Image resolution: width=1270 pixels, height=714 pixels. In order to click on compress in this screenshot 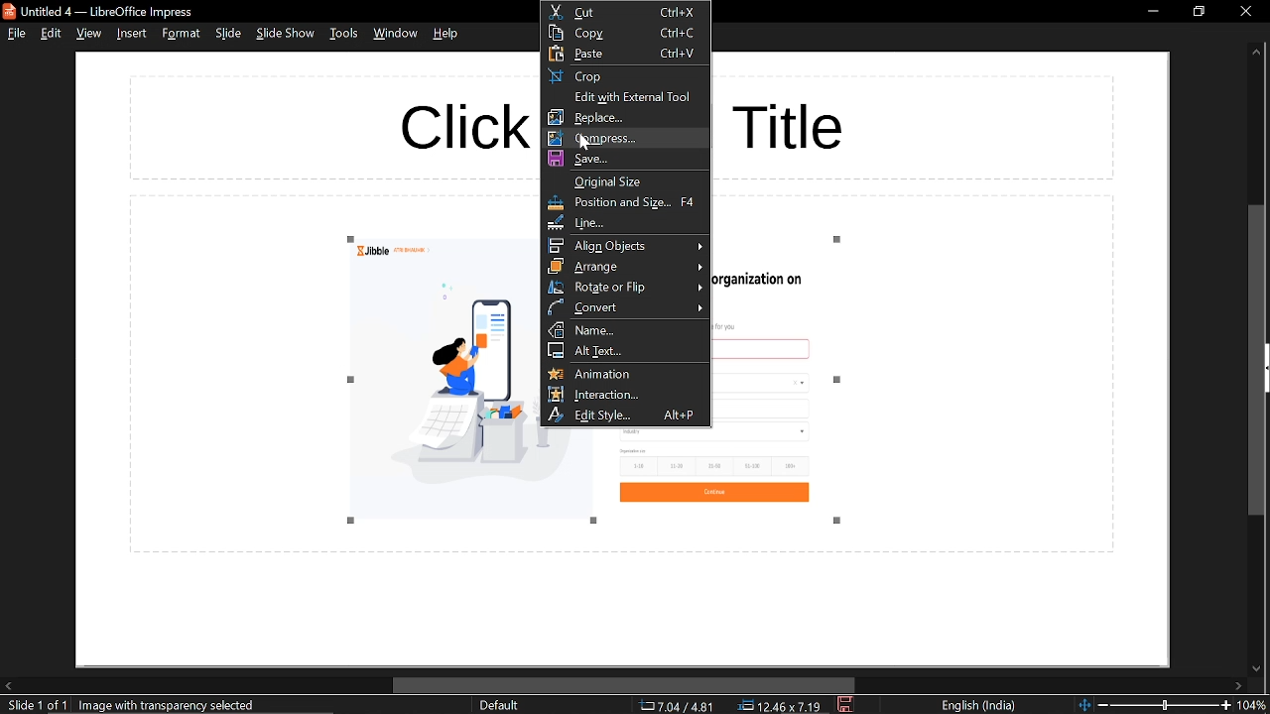, I will do `click(627, 139)`.